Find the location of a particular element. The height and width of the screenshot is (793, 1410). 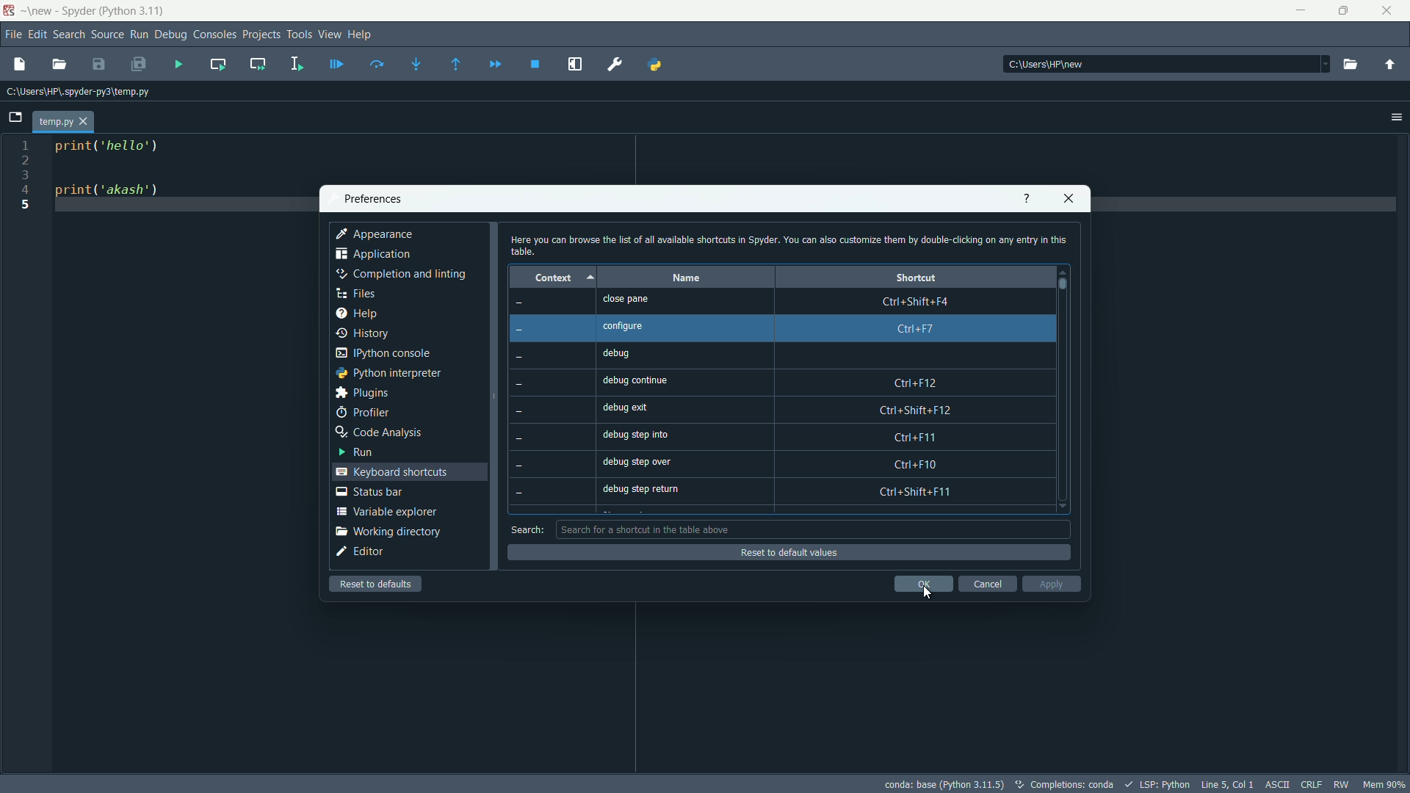

close app is located at coordinates (1391, 11).